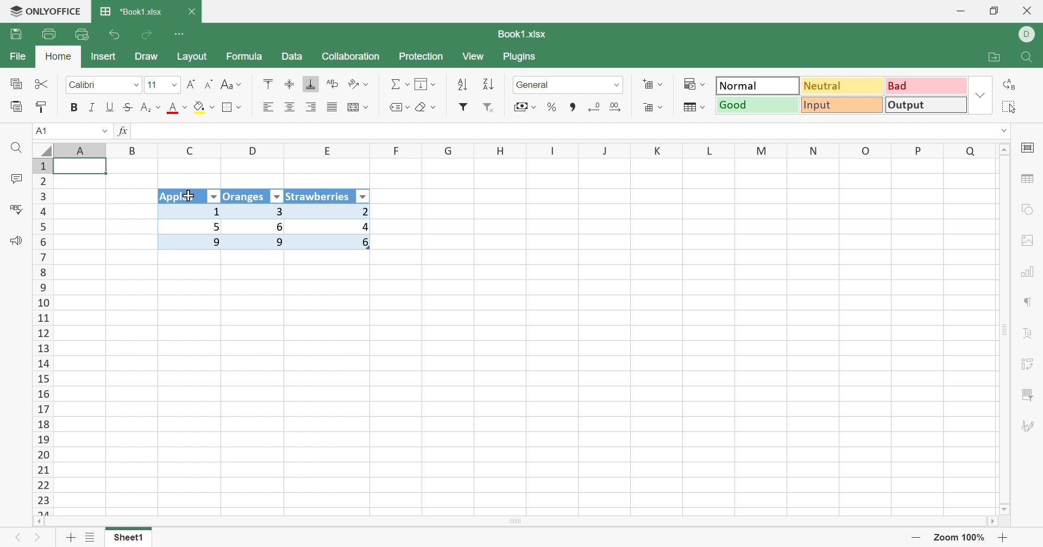  What do you see at coordinates (181, 197) in the screenshot?
I see `Apples` at bounding box center [181, 197].